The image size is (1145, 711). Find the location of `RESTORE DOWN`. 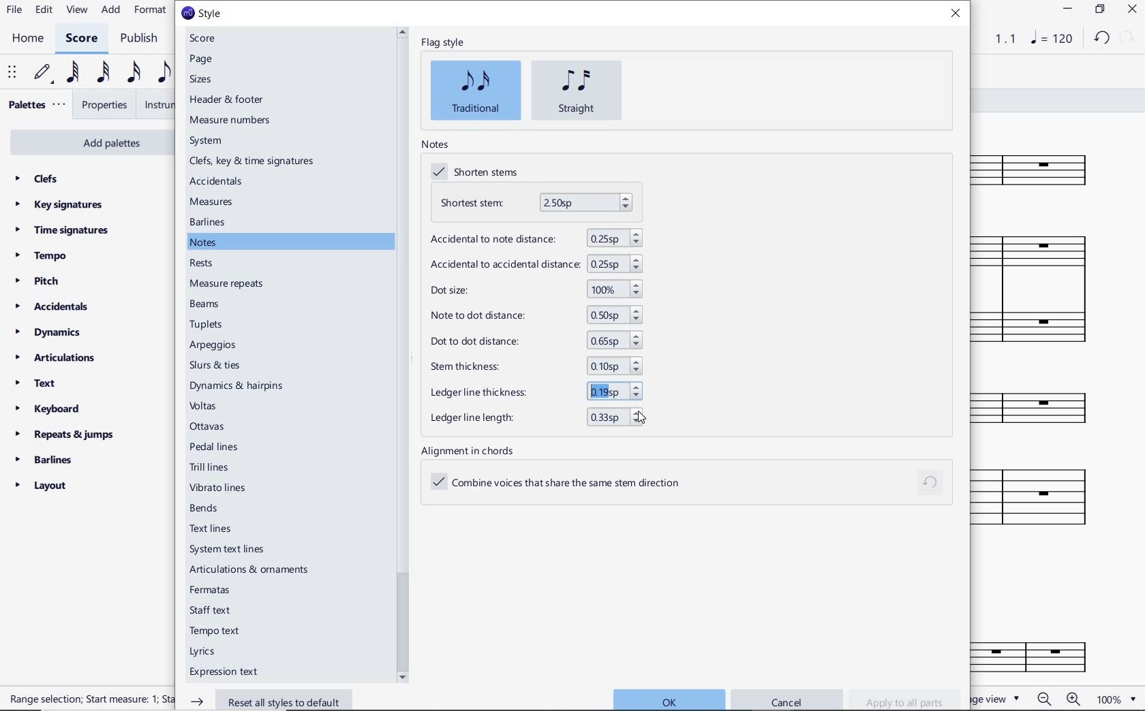

RESTORE DOWN is located at coordinates (1100, 11).